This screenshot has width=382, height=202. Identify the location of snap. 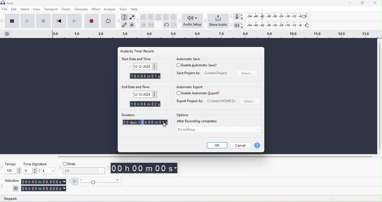
(83, 164).